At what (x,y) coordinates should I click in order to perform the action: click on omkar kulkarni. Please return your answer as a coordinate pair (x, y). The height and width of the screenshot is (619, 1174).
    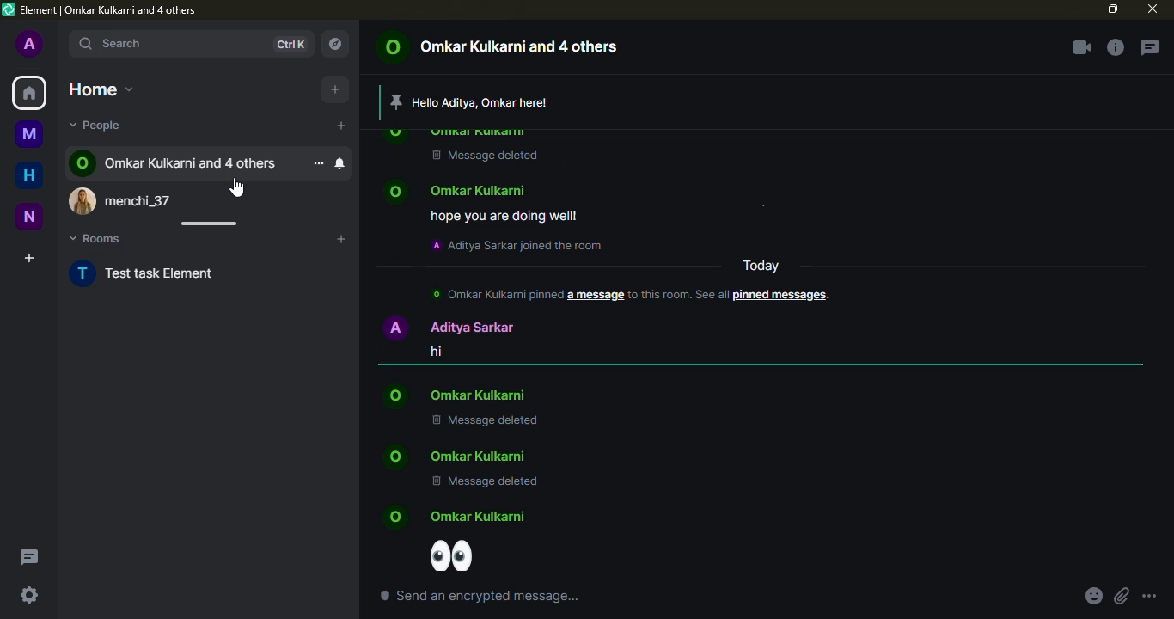
    Looking at the image, I should click on (456, 456).